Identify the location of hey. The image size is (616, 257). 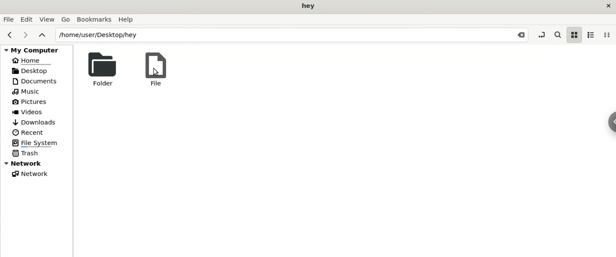
(309, 6).